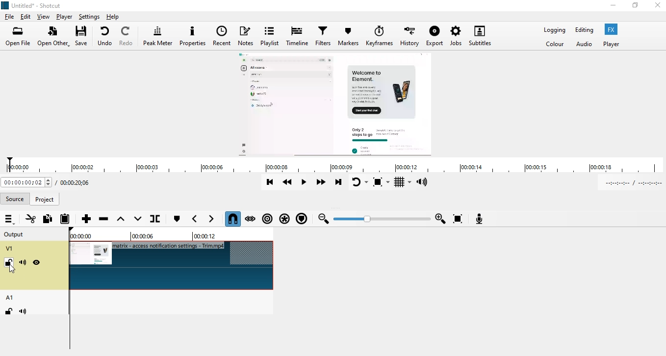  What do you see at coordinates (83, 36) in the screenshot?
I see `save` at bounding box center [83, 36].